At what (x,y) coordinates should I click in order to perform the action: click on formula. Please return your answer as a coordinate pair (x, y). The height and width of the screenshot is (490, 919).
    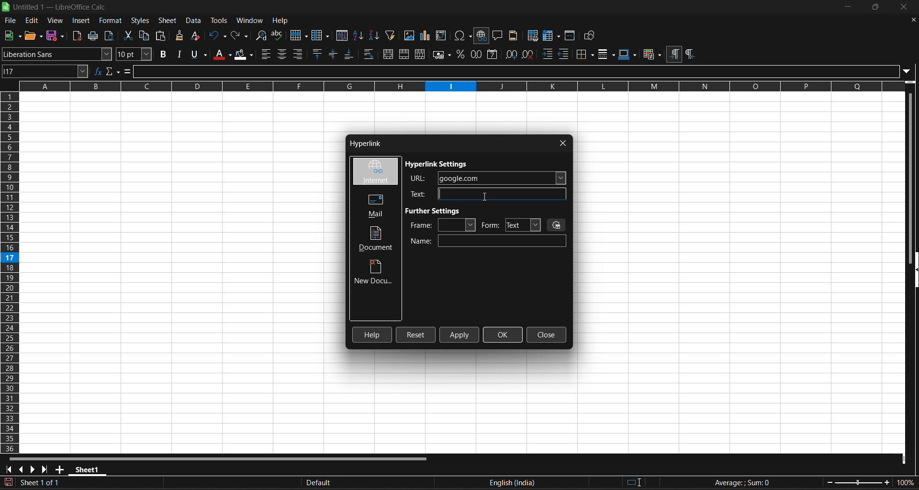
    Looking at the image, I should click on (741, 482).